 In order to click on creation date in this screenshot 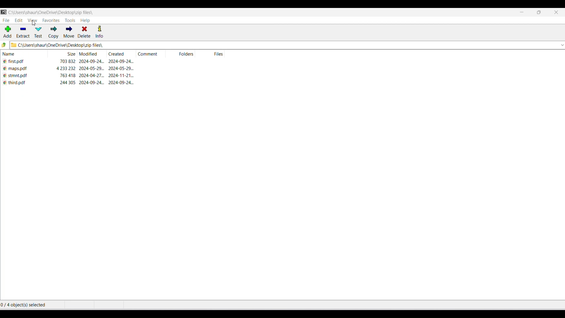, I will do `click(123, 75)`.